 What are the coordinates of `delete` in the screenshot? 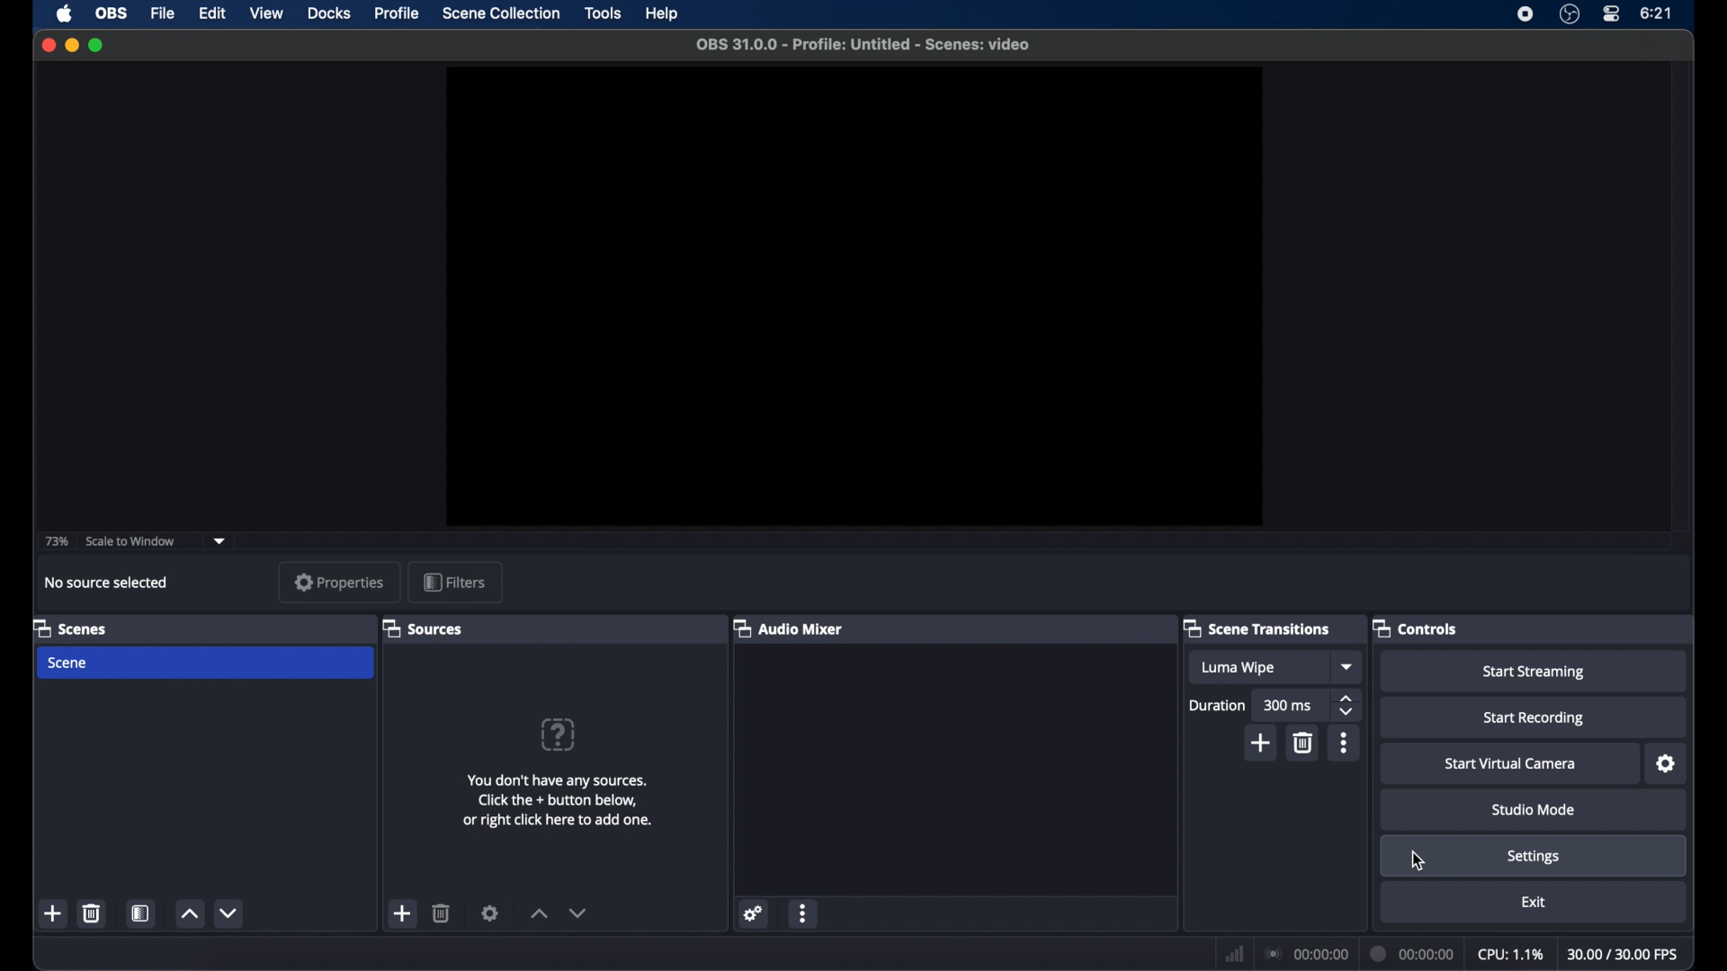 It's located at (442, 913).